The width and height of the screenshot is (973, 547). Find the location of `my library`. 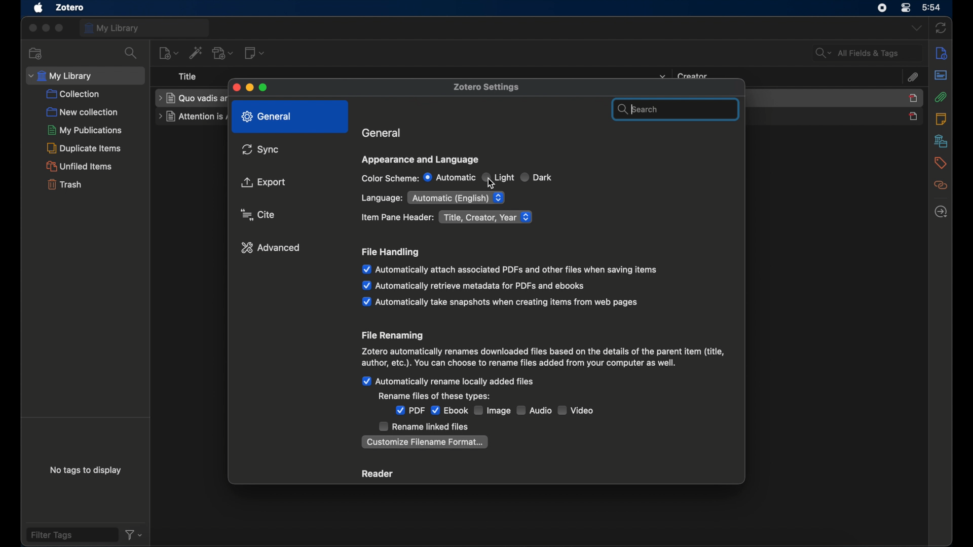

my library is located at coordinates (86, 75).